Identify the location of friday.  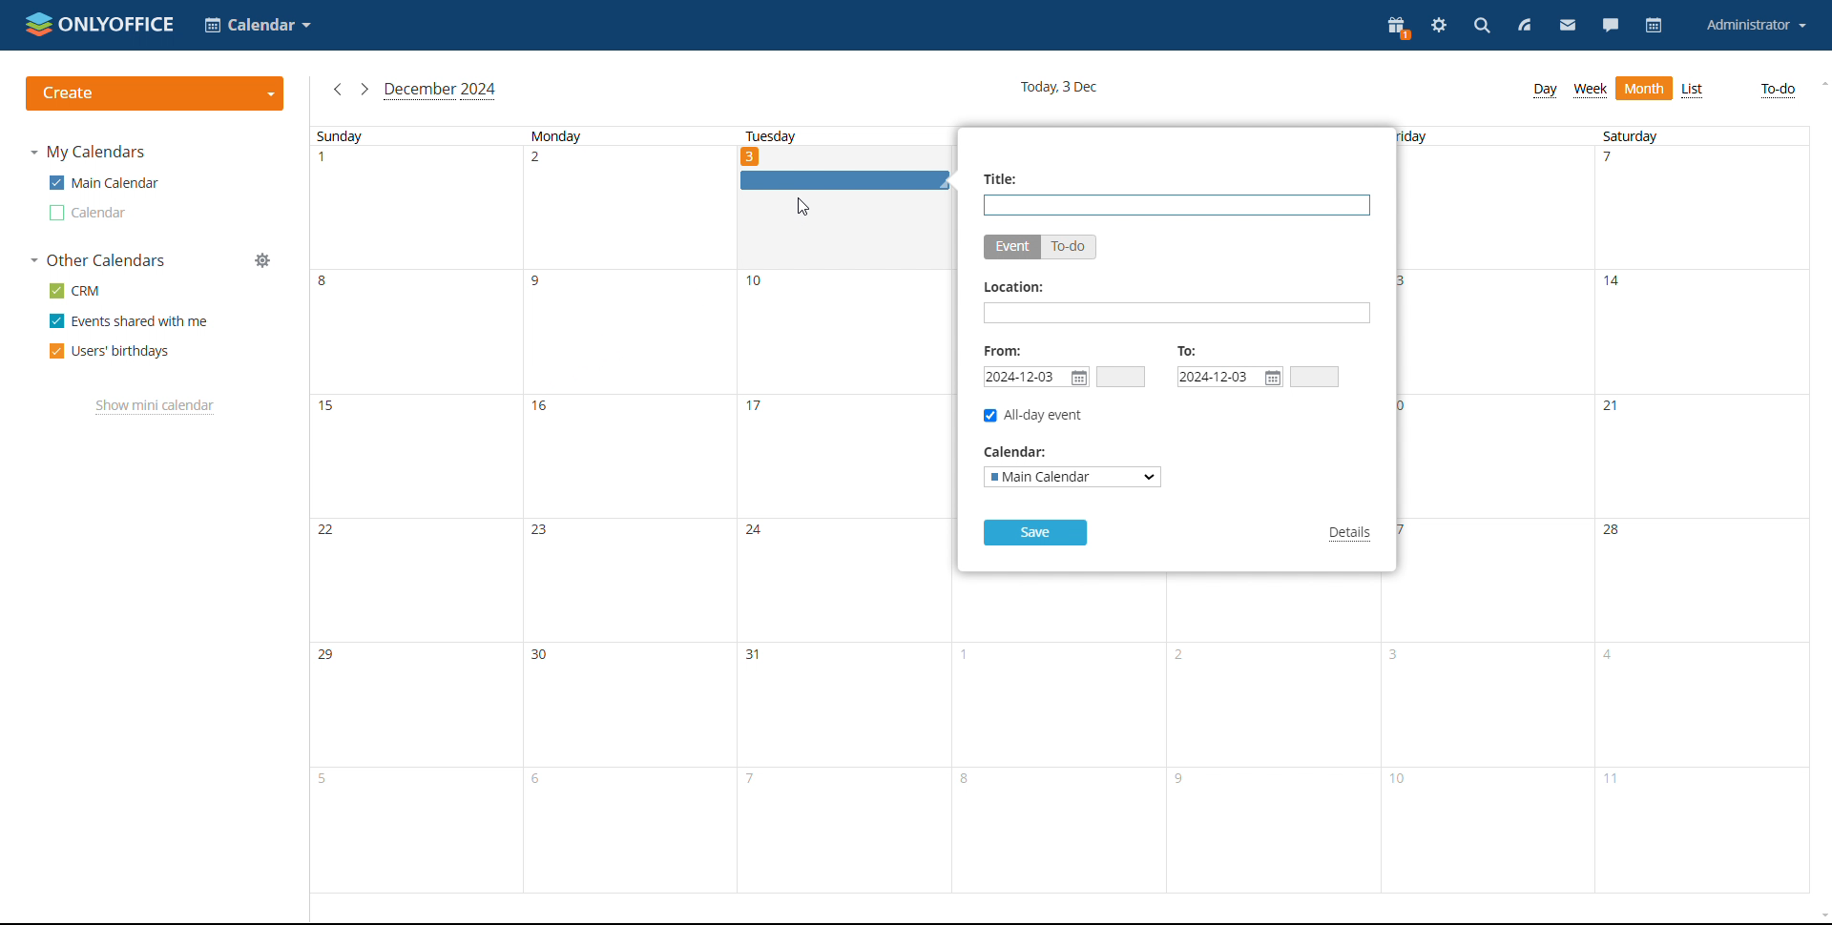
(1486, 509).